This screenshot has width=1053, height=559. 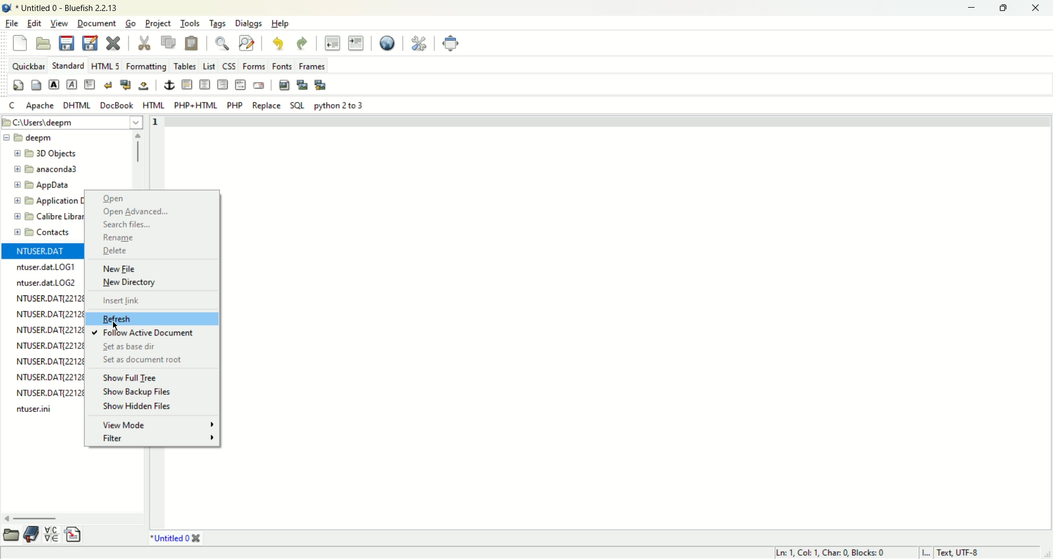 What do you see at coordinates (251, 67) in the screenshot?
I see `forms` at bounding box center [251, 67].